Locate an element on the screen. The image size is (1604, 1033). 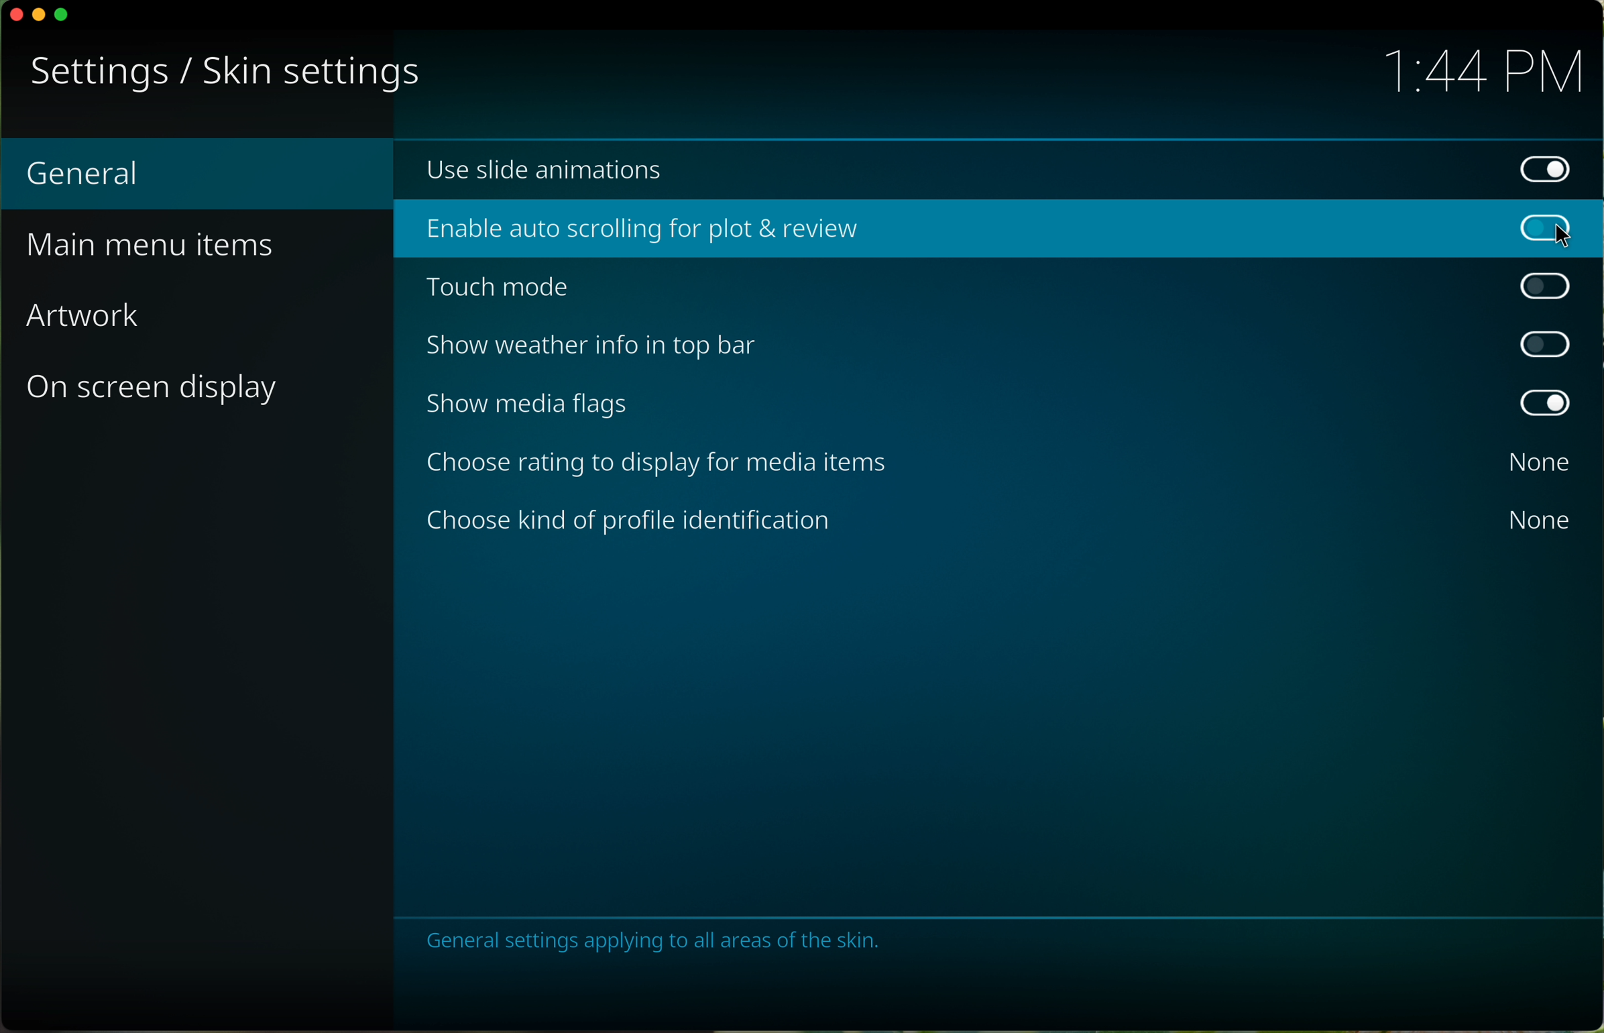
maximize is located at coordinates (66, 13).